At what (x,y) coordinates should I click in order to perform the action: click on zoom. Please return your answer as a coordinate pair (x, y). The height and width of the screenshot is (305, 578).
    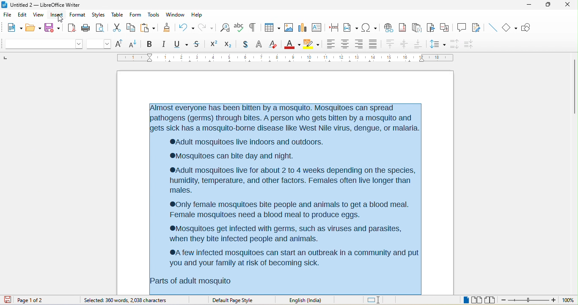
    Looking at the image, I should click on (528, 300).